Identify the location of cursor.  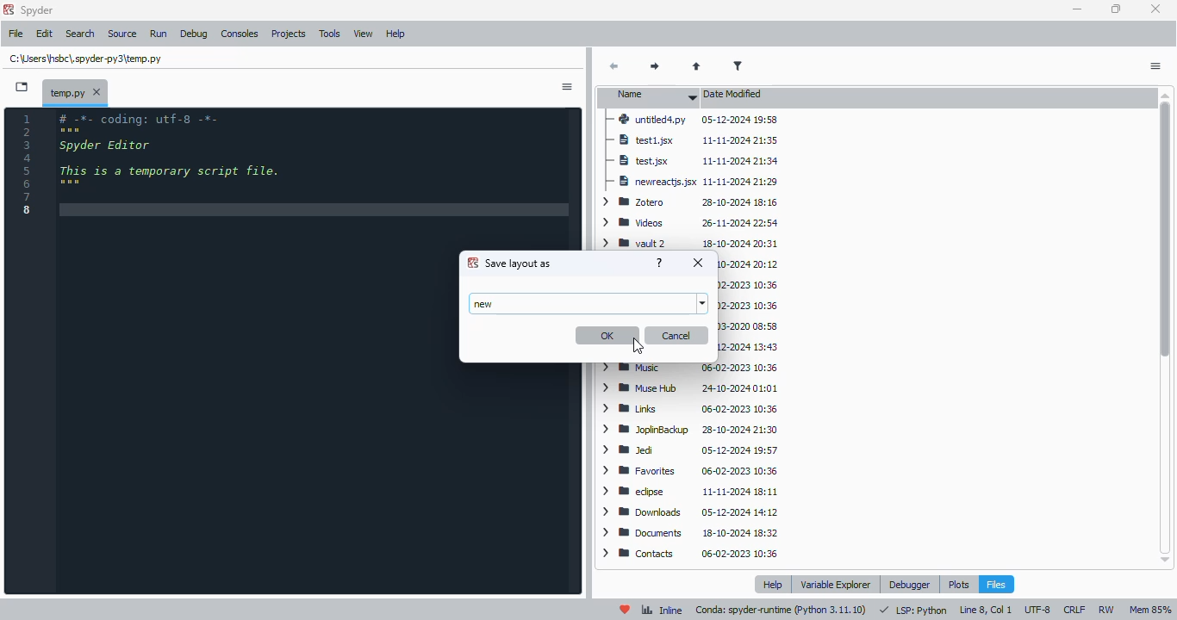
(638, 345).